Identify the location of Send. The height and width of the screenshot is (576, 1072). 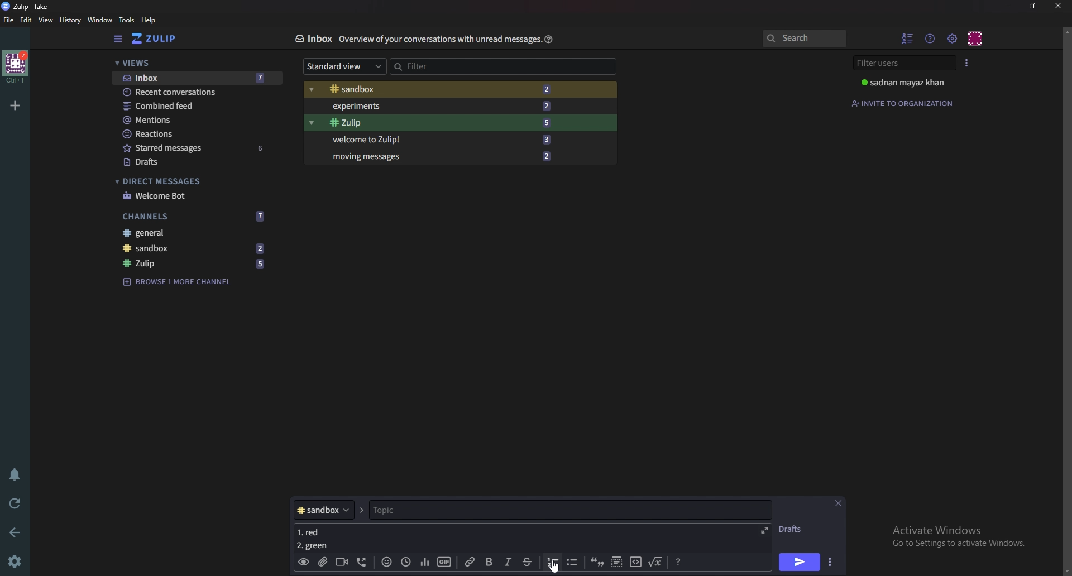
(800, 562).